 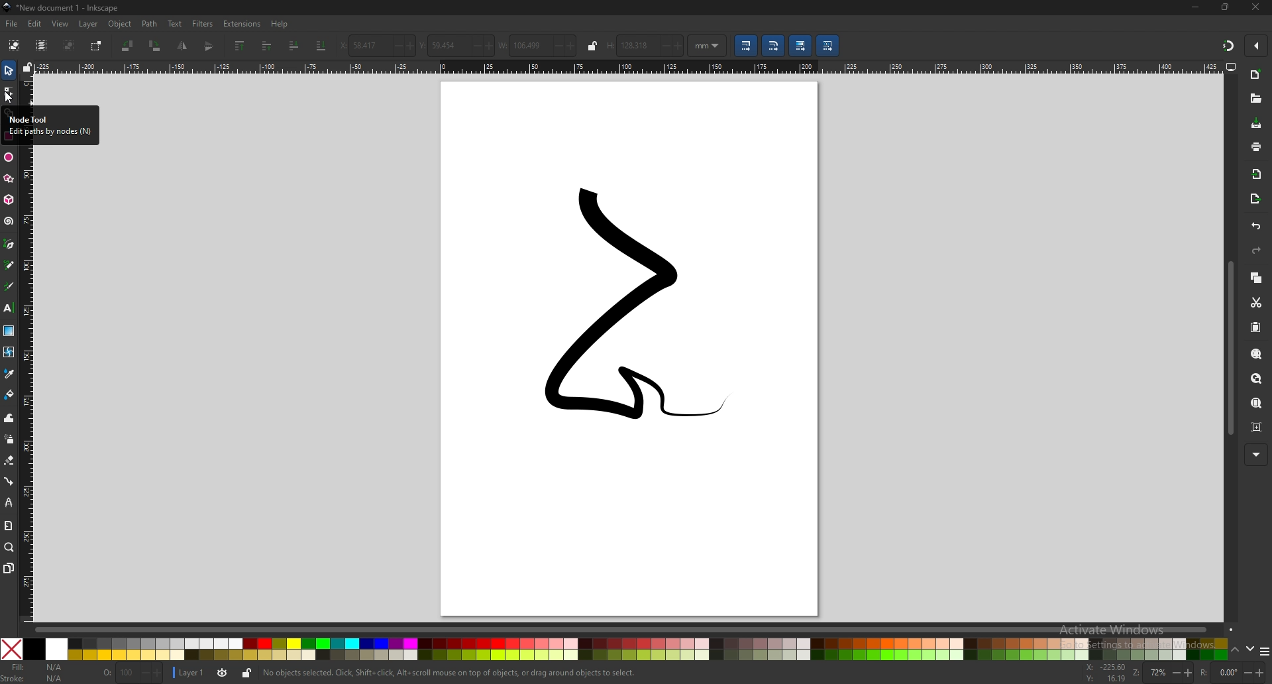 I want to click on up, so click(x=1235, y=650).